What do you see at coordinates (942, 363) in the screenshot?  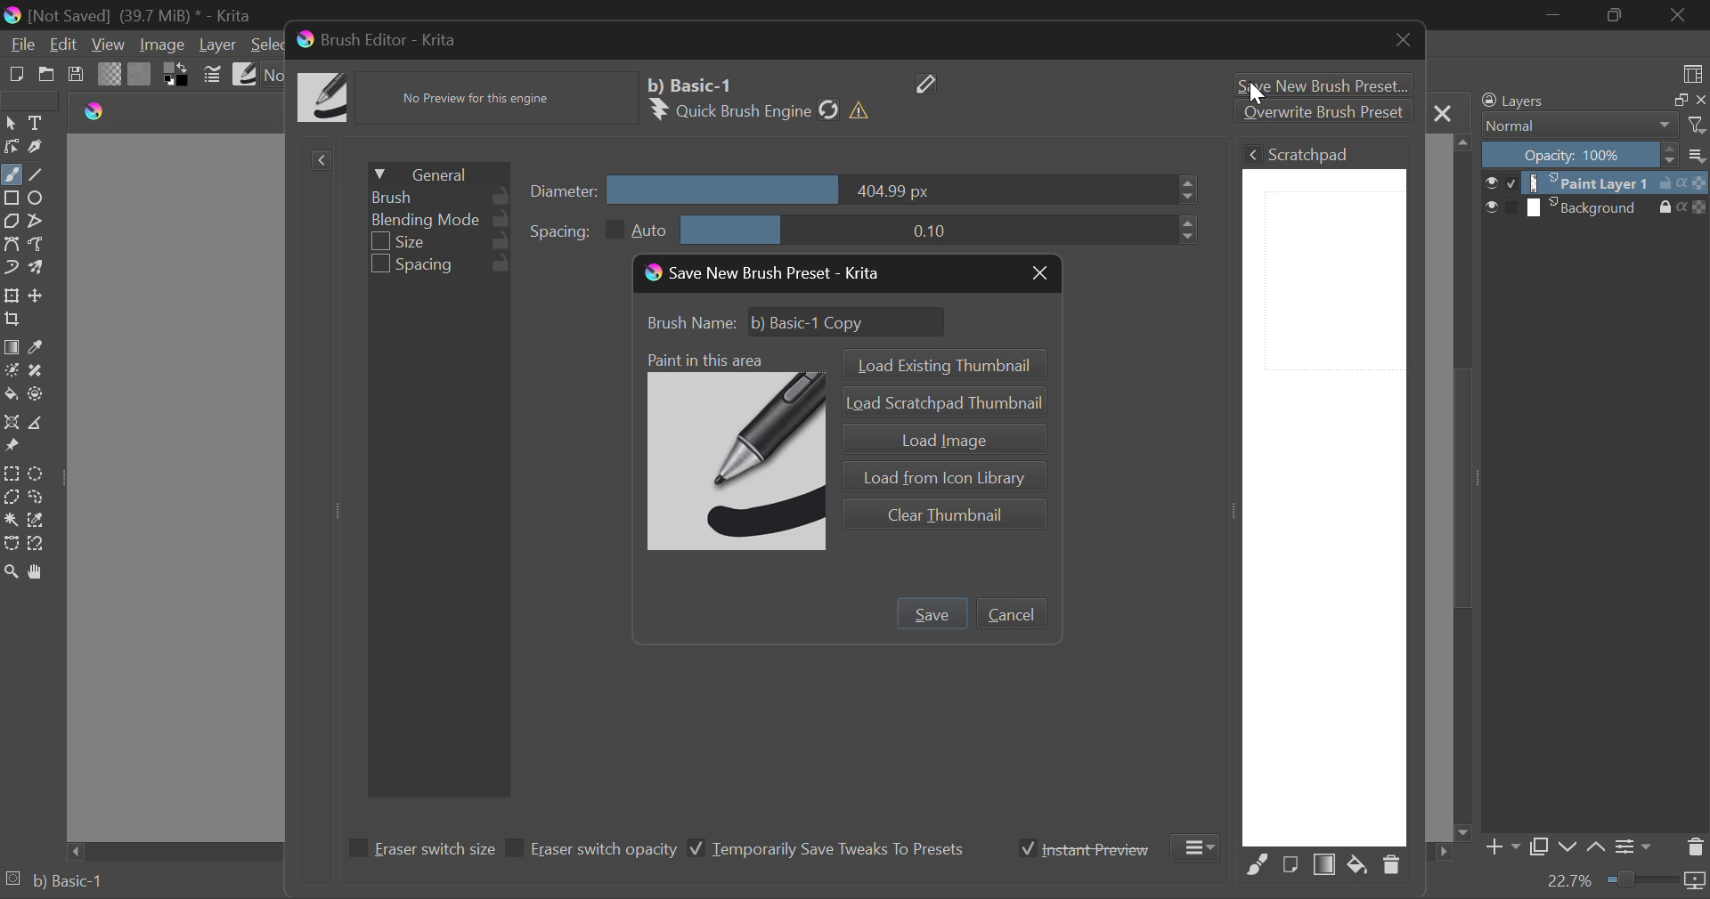 I see `Load Existing Thumbnail` at bounding box center [942, 363].